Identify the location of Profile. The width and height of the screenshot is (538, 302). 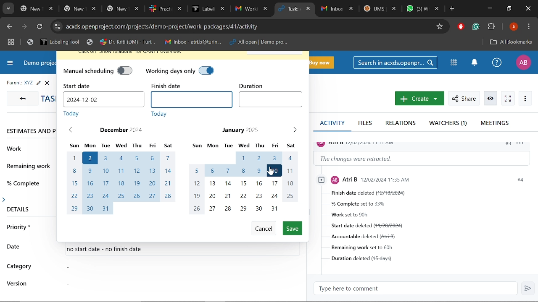
(514, 26).